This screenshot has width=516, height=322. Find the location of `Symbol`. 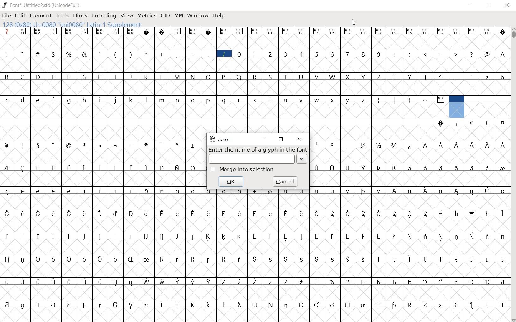

Symbol is located at coordinates (23, 146).